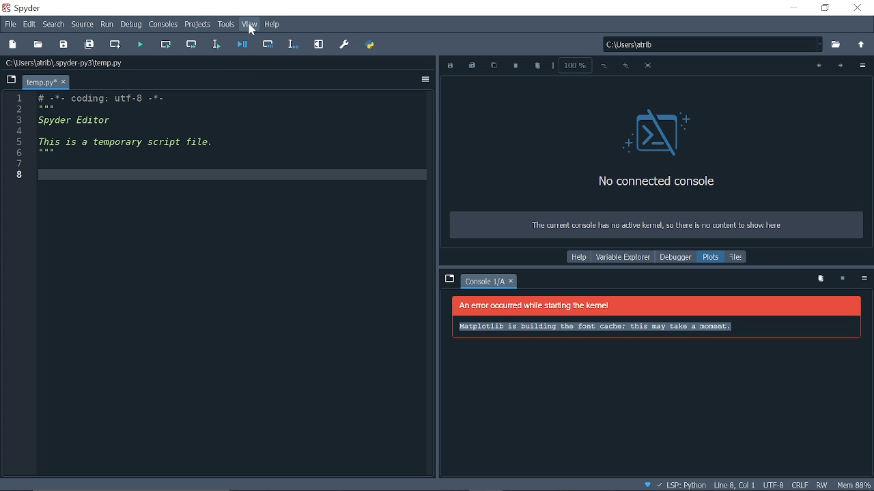  I want to click on View, so click(250, 25).